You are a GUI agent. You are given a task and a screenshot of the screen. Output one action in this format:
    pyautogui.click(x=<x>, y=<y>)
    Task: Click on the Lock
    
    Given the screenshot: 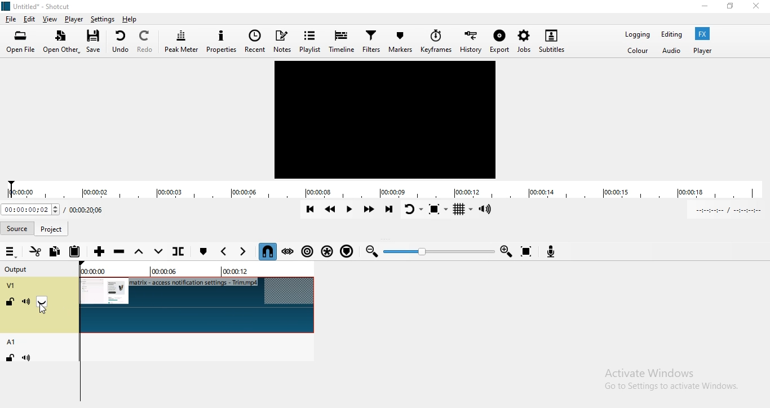 What is the action you would take?
    pyautogui.click(x=11, y=303)
    